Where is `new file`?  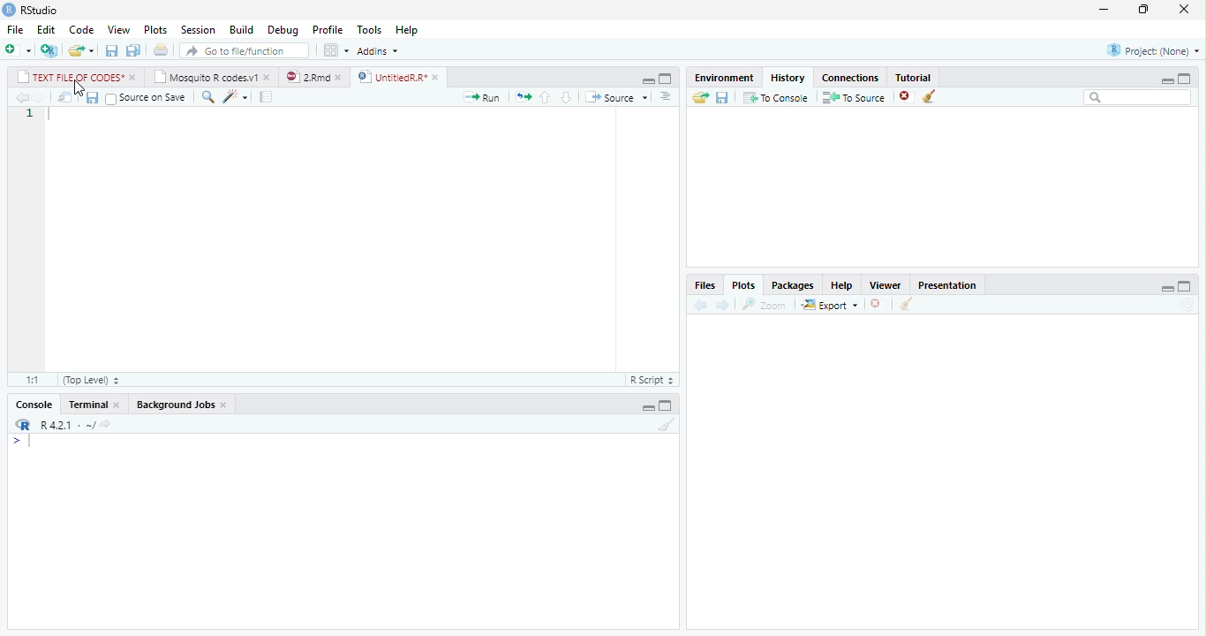
new file is located at coordinates (19, 49).